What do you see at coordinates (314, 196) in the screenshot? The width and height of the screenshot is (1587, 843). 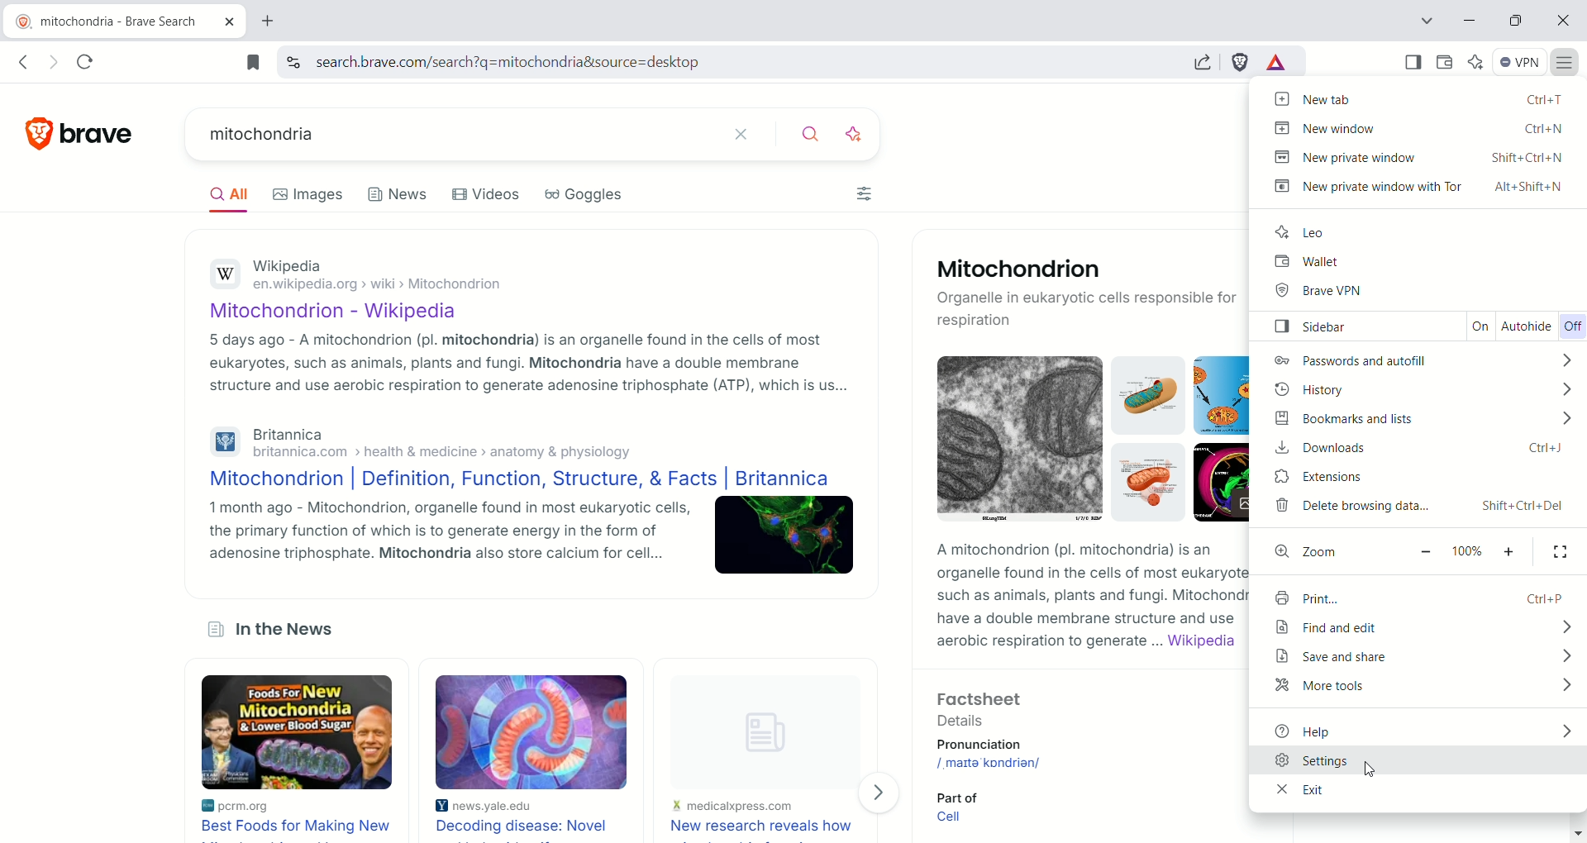 I see `Images` at bounding box center [314, 196].